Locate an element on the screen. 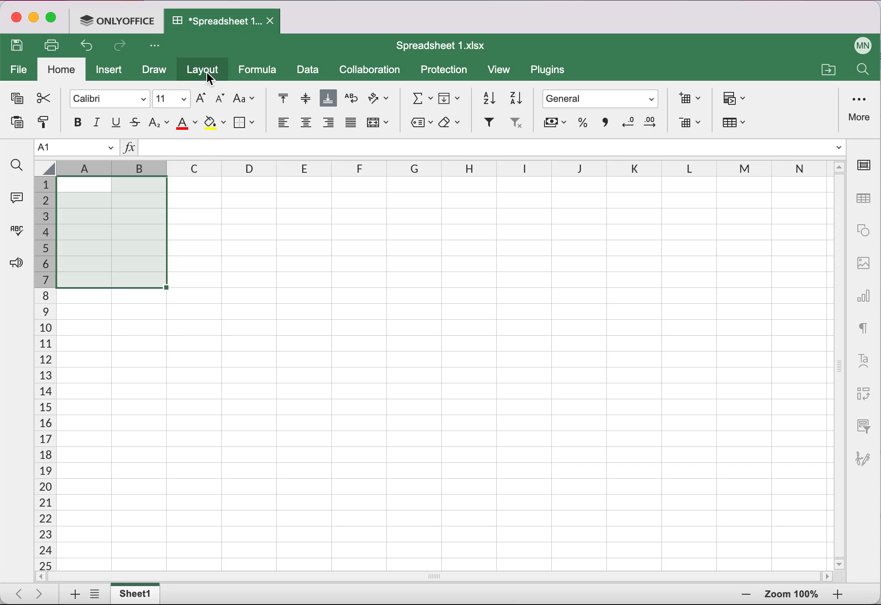 This screenshot has height=605, width=881. increment font size is located at coordinates (200, 98).